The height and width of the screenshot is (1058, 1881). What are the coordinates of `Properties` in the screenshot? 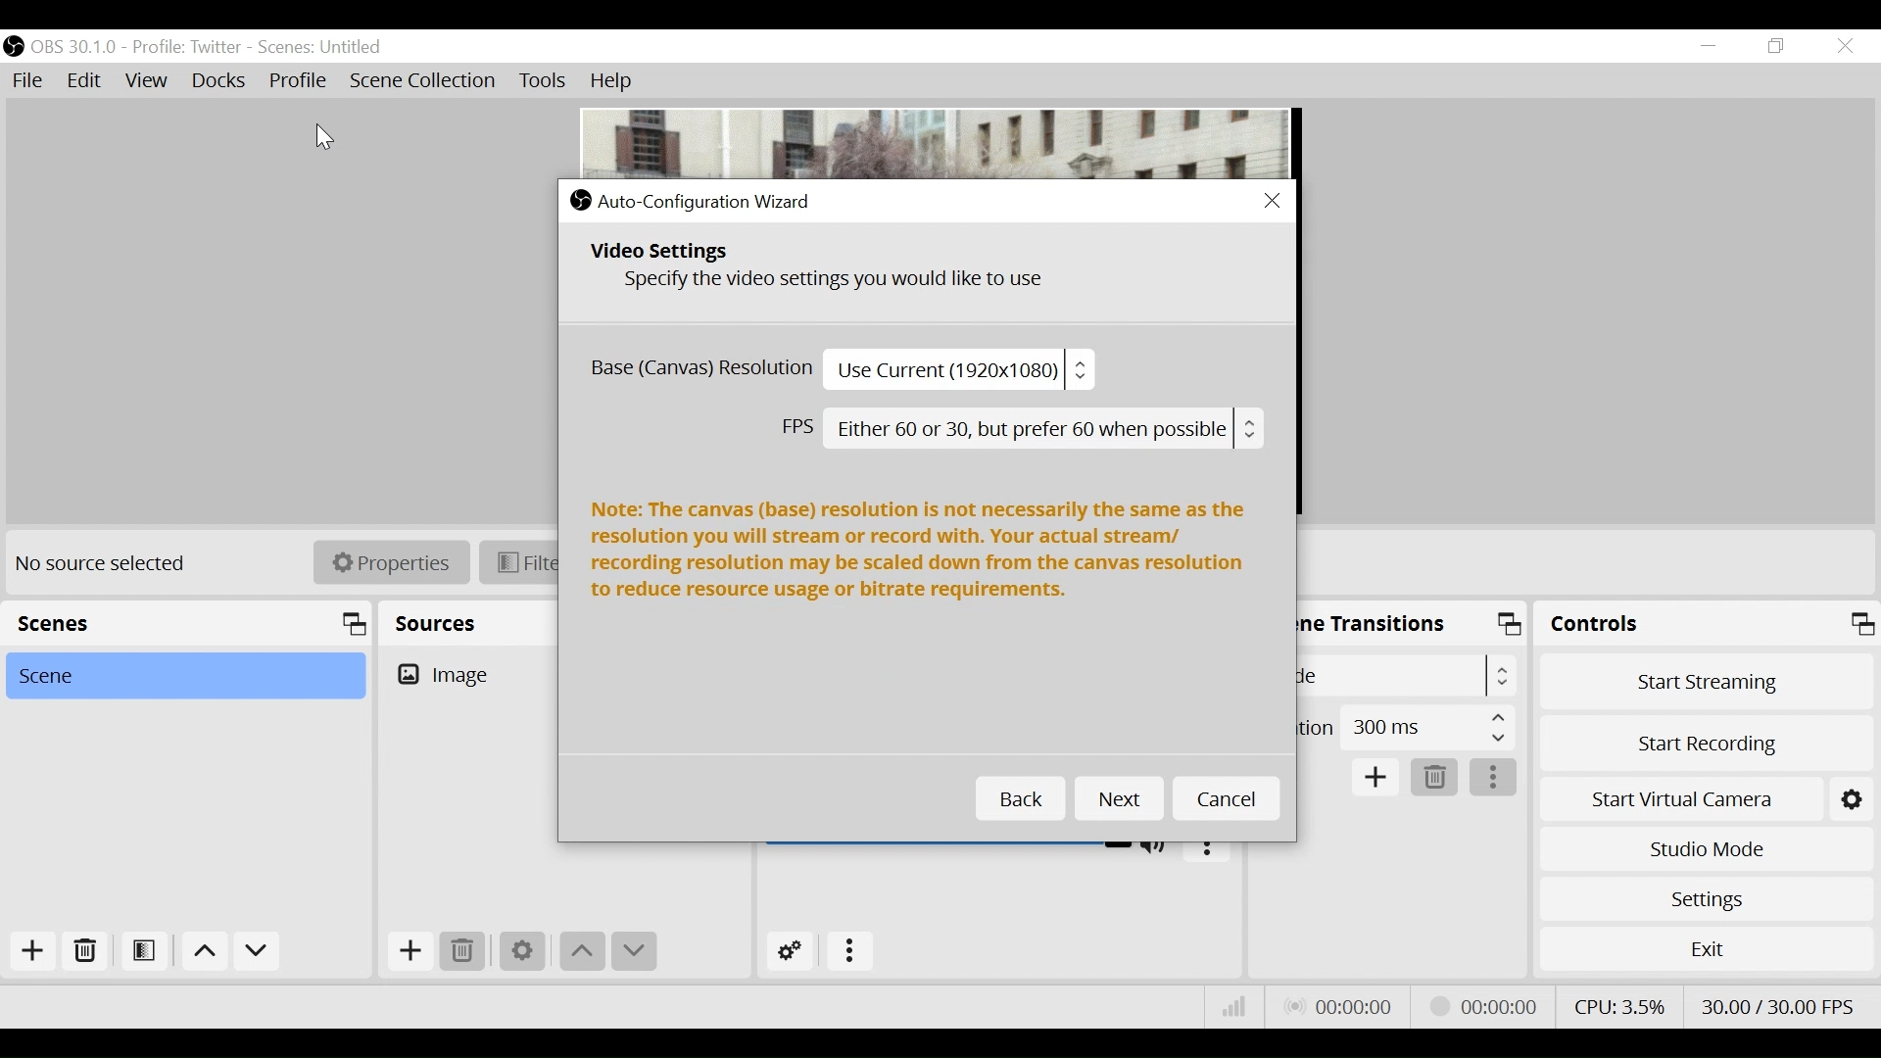 It's located at (383, 562).